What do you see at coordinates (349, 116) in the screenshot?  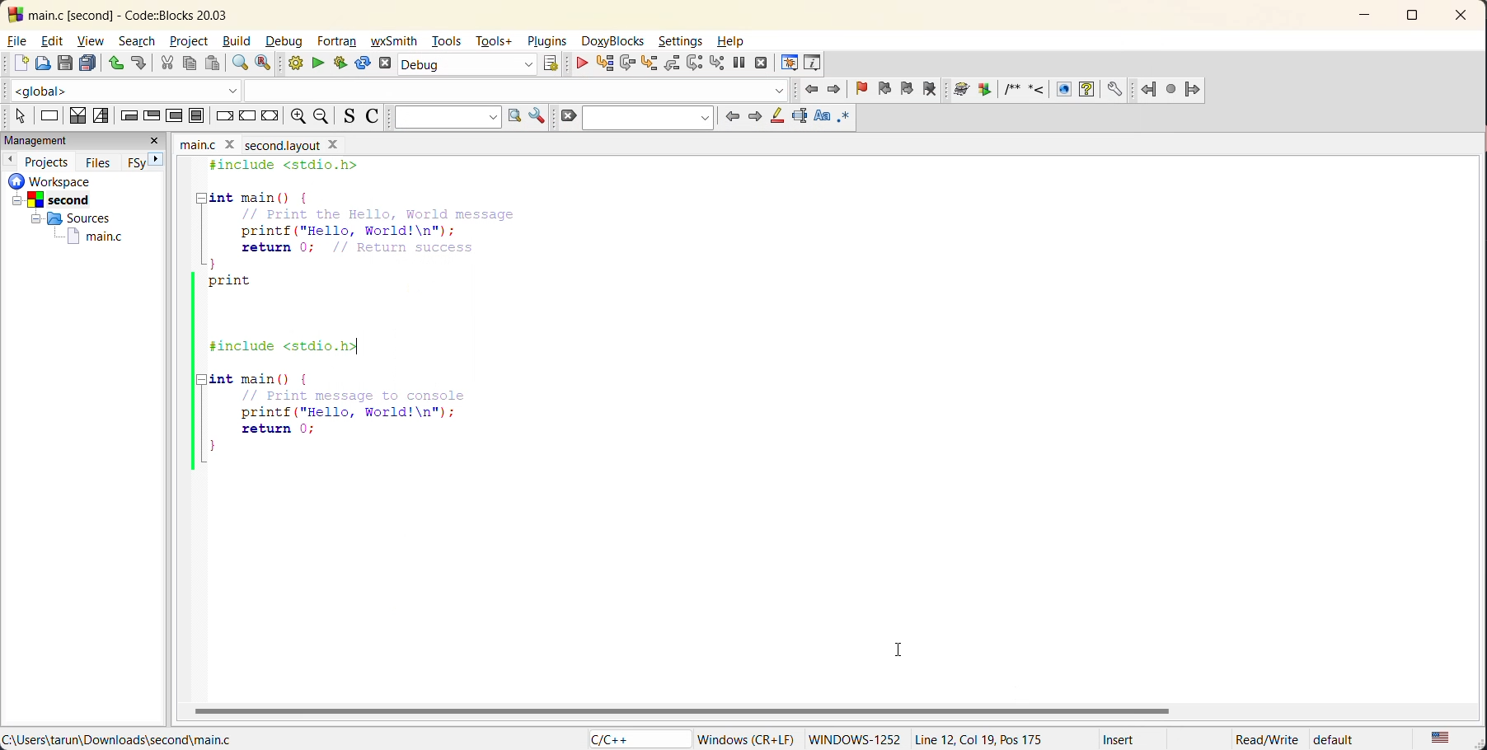 I see `toggle source` at bounding box center [349, 116].